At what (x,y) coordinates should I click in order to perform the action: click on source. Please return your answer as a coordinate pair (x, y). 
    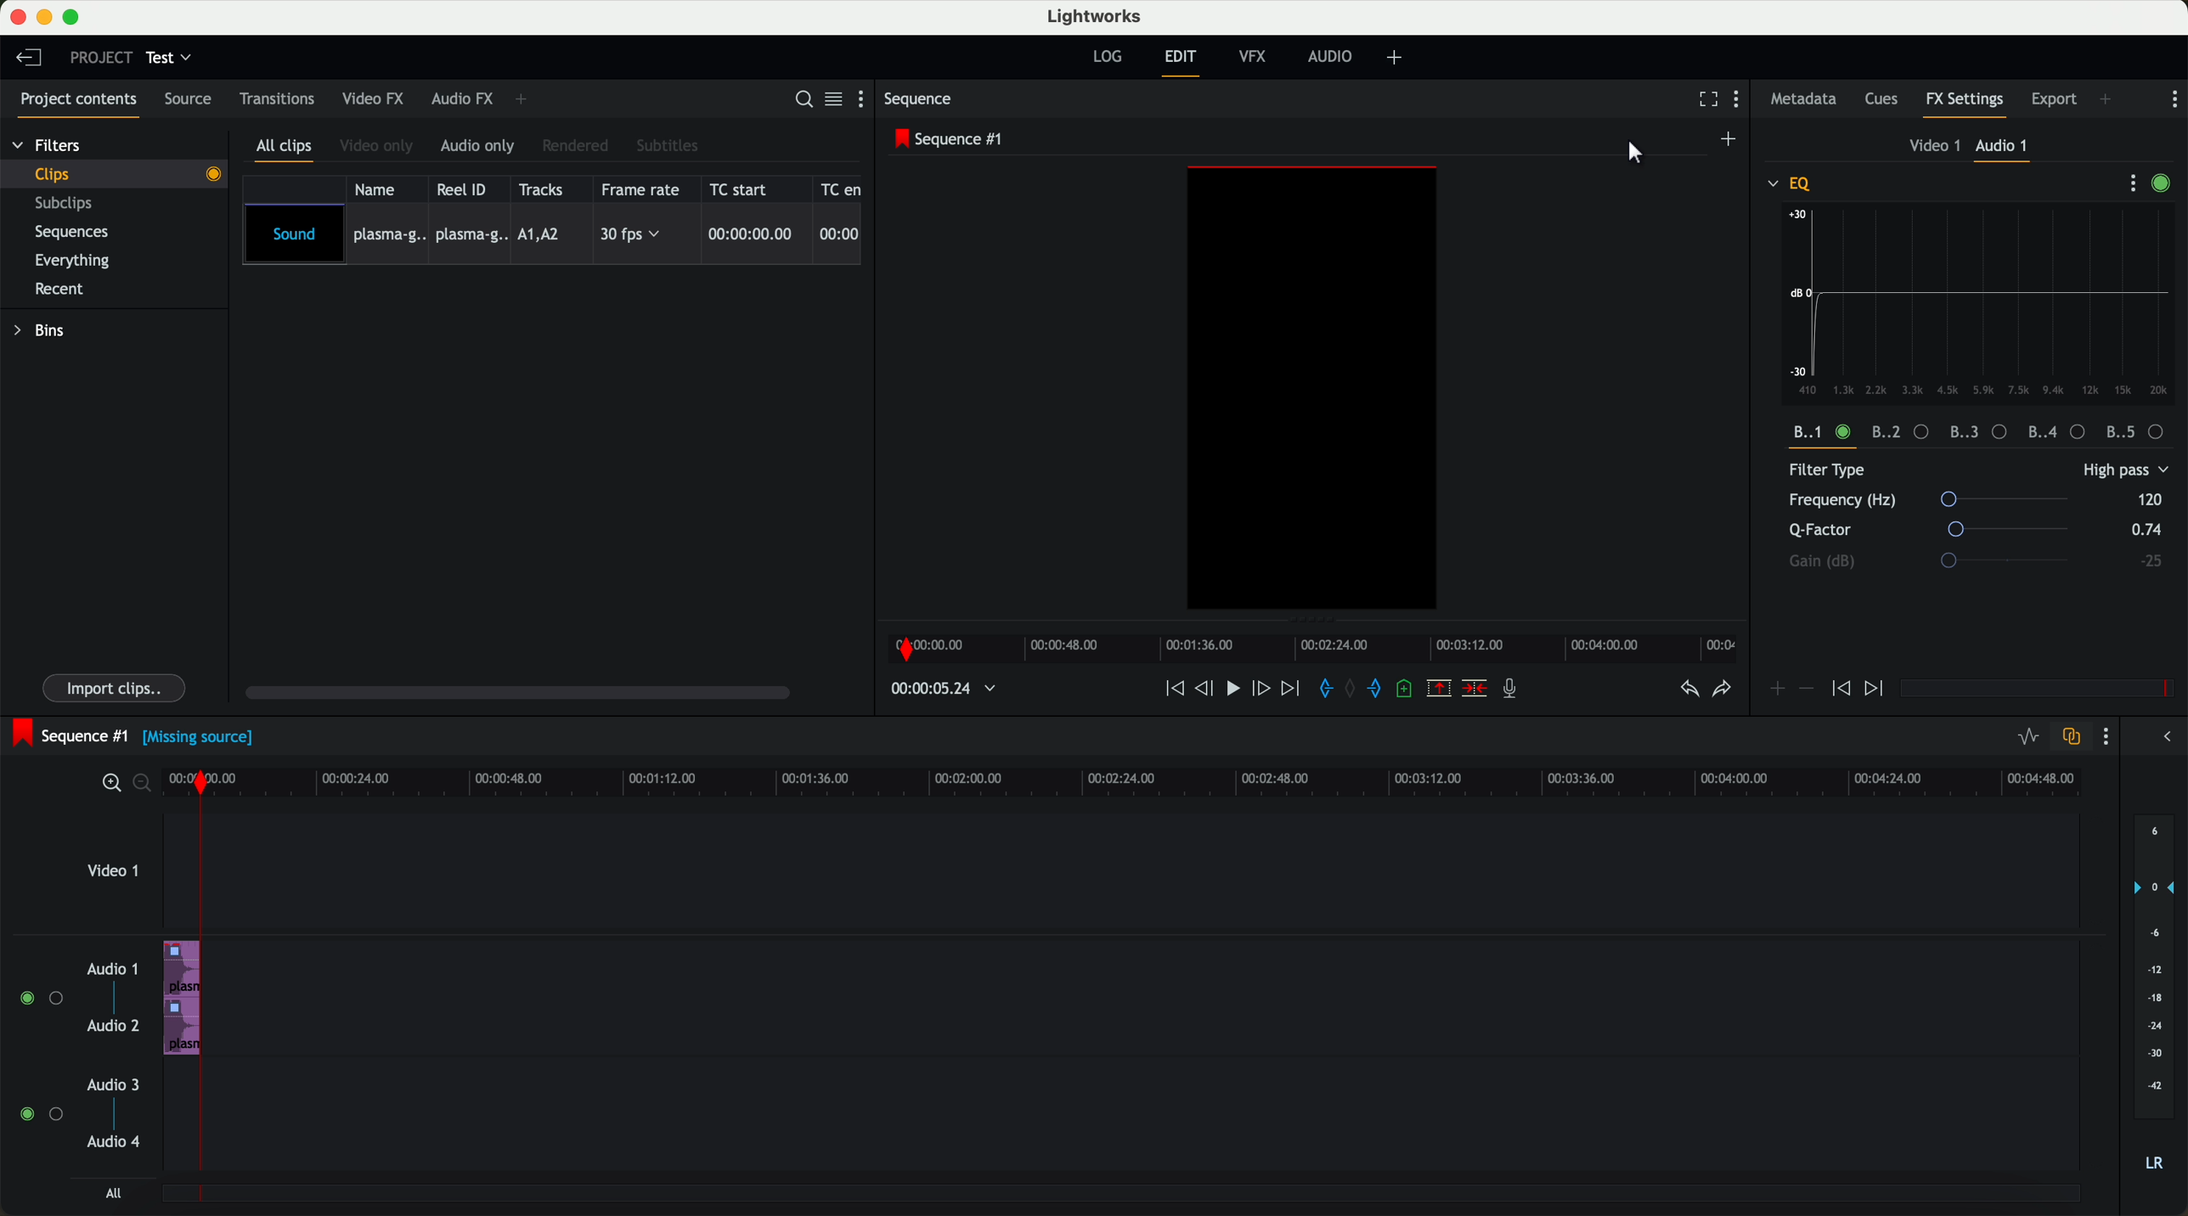
    Looking at the image, I should click on (194, 100).